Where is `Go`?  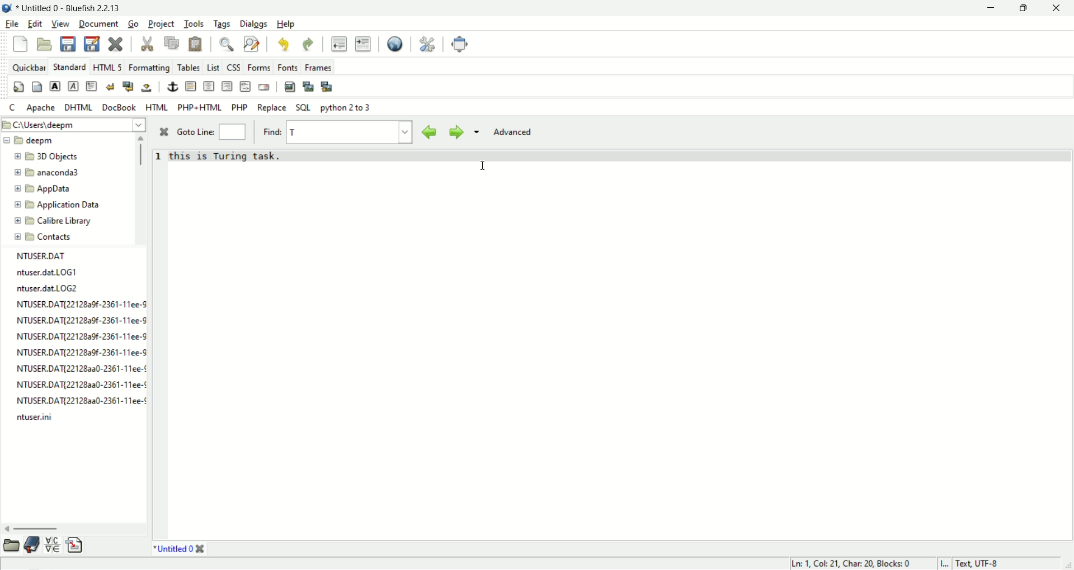
Go is located at coordinates (135, 24).